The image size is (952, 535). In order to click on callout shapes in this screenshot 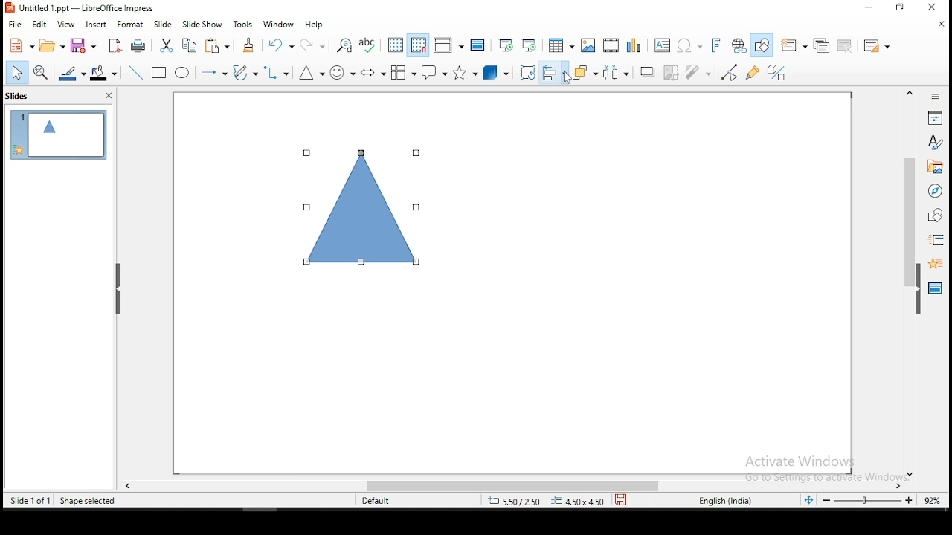, I will do `click(433, 73)`.